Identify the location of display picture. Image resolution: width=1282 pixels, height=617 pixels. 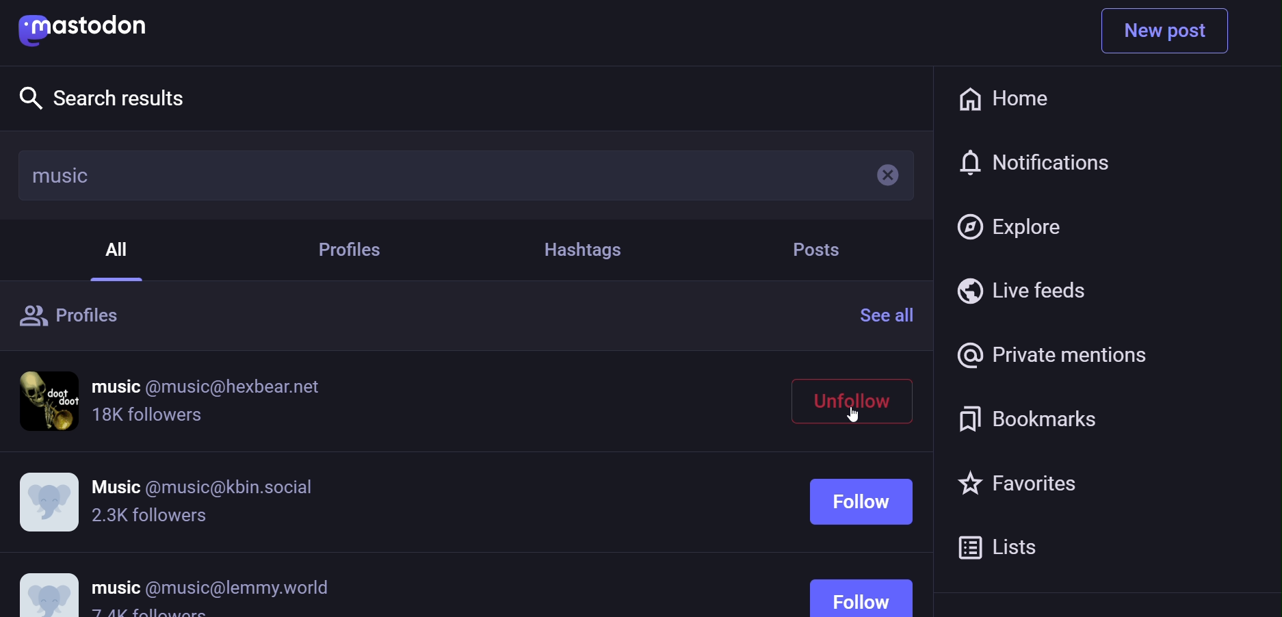
(51, 399).